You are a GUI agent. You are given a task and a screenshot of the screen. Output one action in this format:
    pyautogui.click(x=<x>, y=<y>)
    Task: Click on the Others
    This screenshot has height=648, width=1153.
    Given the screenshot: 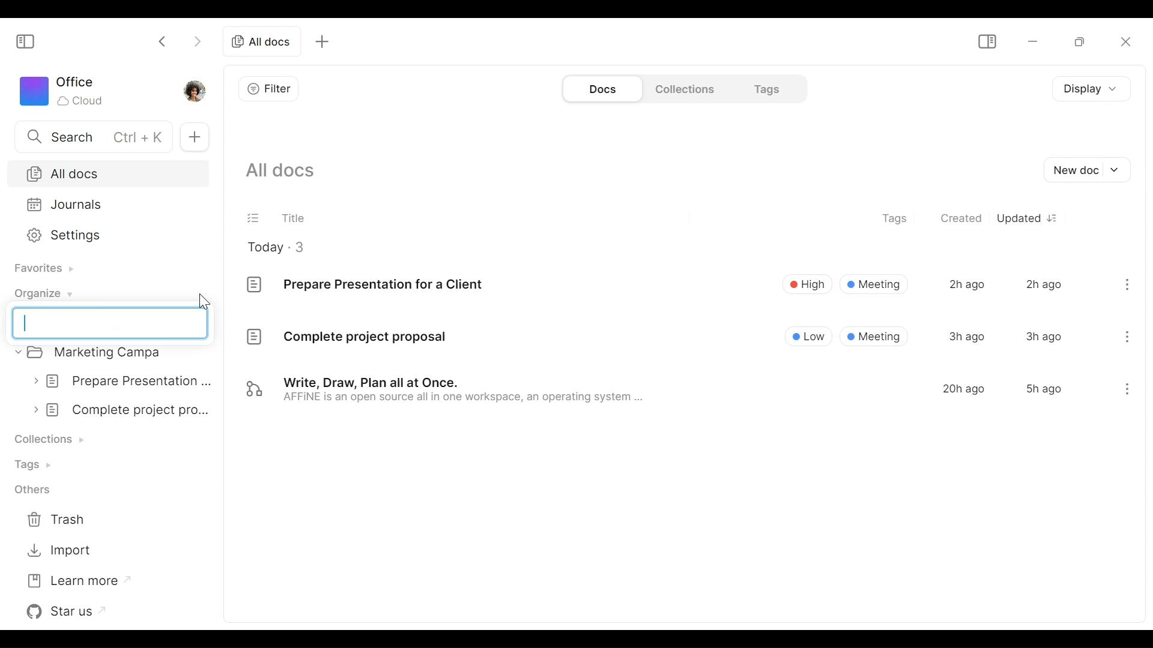 What is the action you would take?
    pyautogui.click(x=37, y=490)
    